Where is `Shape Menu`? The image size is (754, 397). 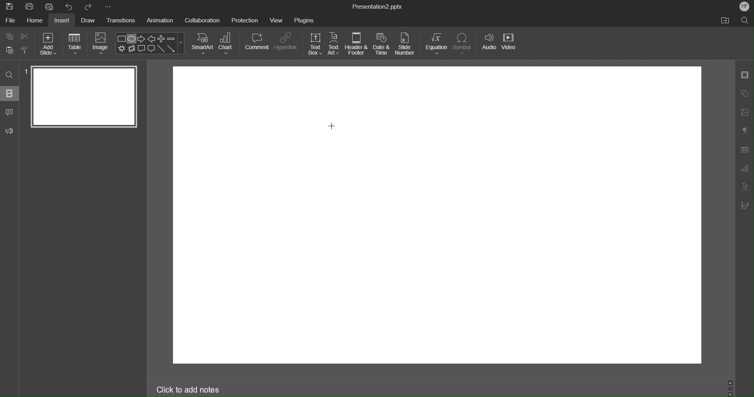 Shape Menu is located at coordinates (150, 44).